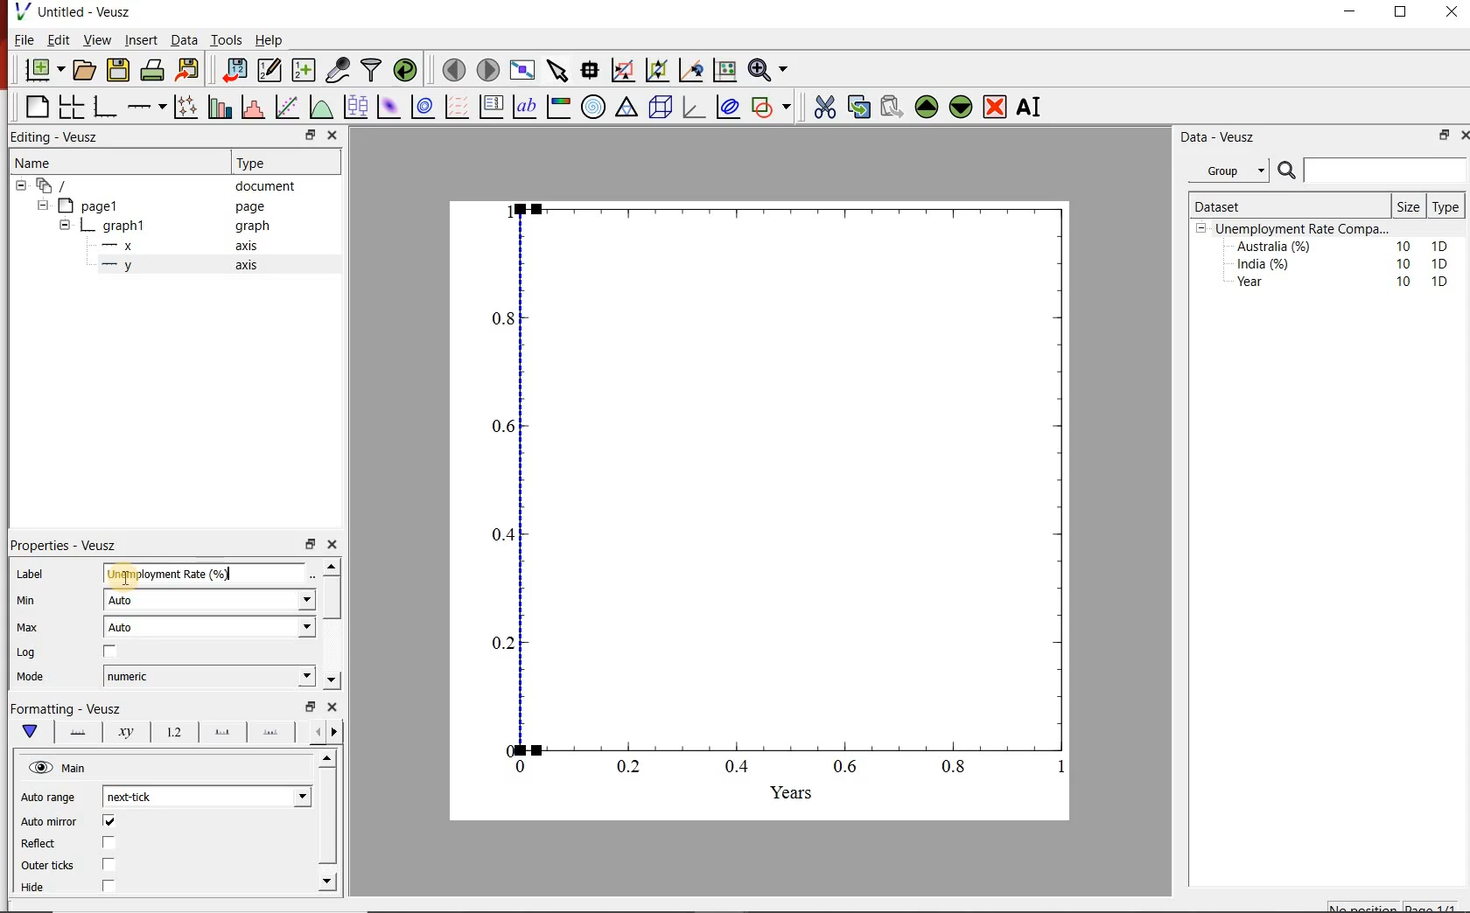 The width and height of the screenshot is (1470, 913). I want to click on minimise, so click(310, 543).